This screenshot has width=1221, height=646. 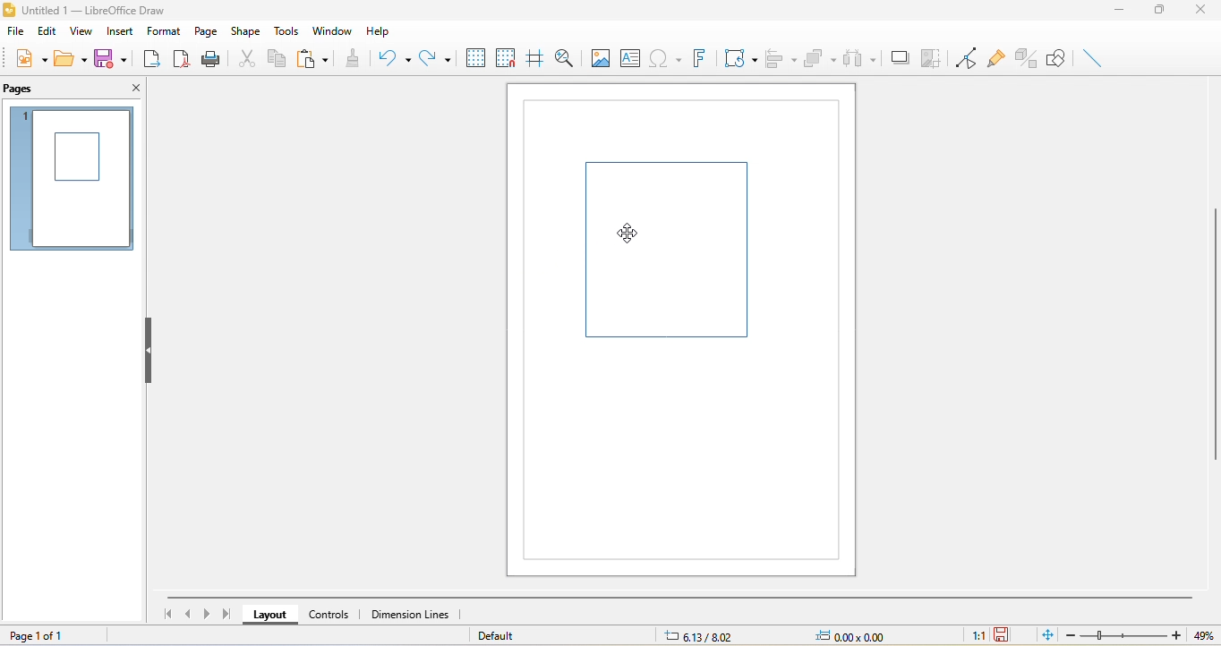 What do you see at coordinates (110, 57) in the screenshot?
I see `save` at bounding box center [110, 57].